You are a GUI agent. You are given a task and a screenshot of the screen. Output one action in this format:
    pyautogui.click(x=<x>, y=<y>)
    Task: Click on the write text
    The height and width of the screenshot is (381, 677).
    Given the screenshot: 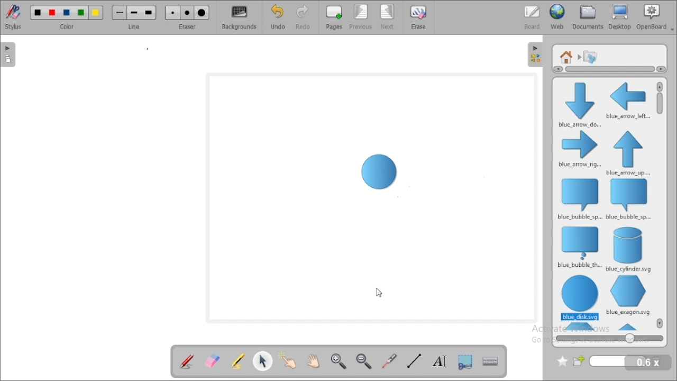 What is the action you would take?
    pyautogui.click(x=439, y=360)
    